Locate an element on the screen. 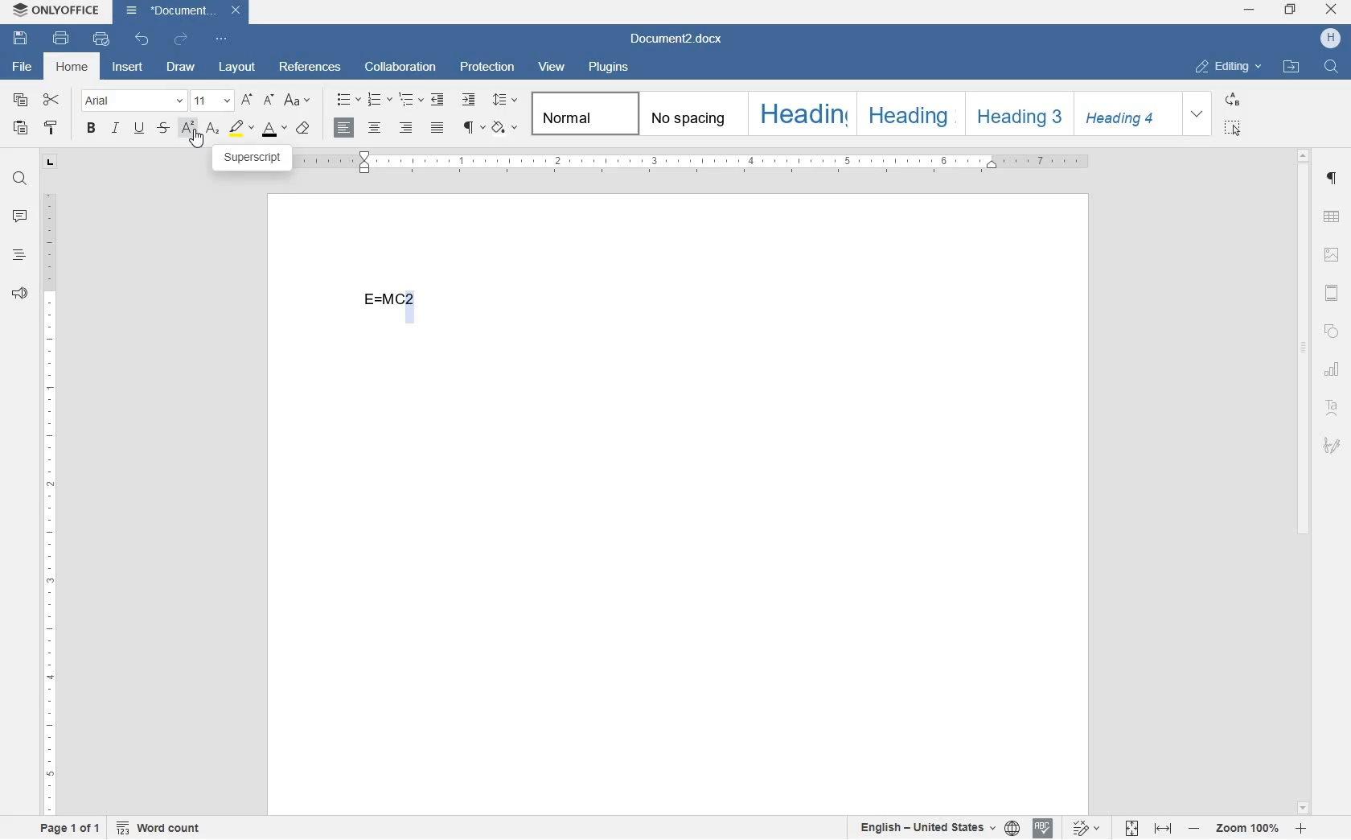  zoom in or zoom out is located at coordinates (1245, 830).